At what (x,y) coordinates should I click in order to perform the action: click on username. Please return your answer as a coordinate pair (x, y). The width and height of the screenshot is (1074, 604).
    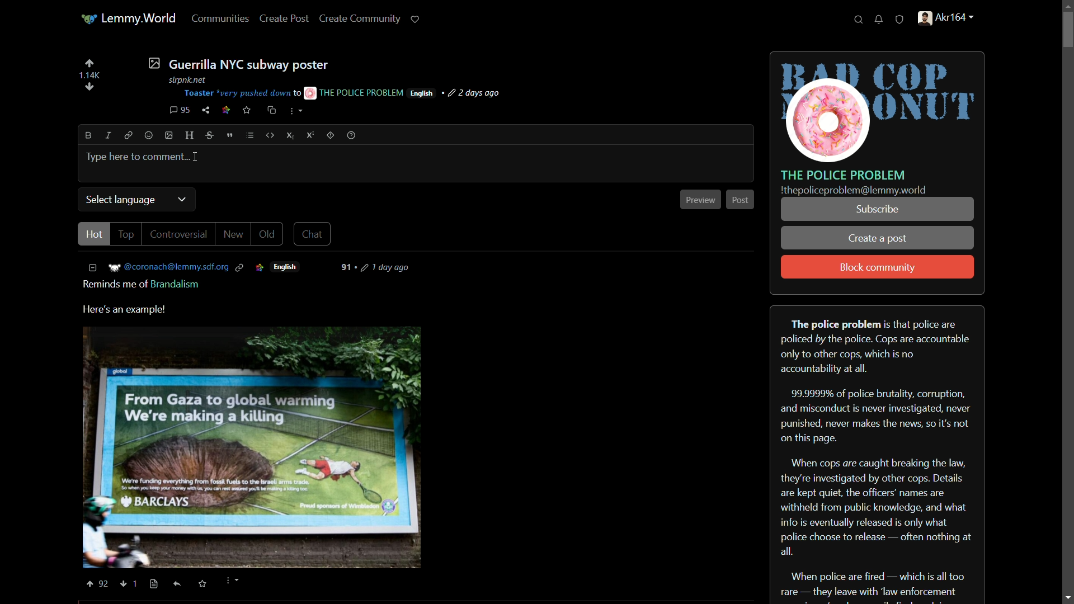
    Looking at the image, I should click on (169, 267).